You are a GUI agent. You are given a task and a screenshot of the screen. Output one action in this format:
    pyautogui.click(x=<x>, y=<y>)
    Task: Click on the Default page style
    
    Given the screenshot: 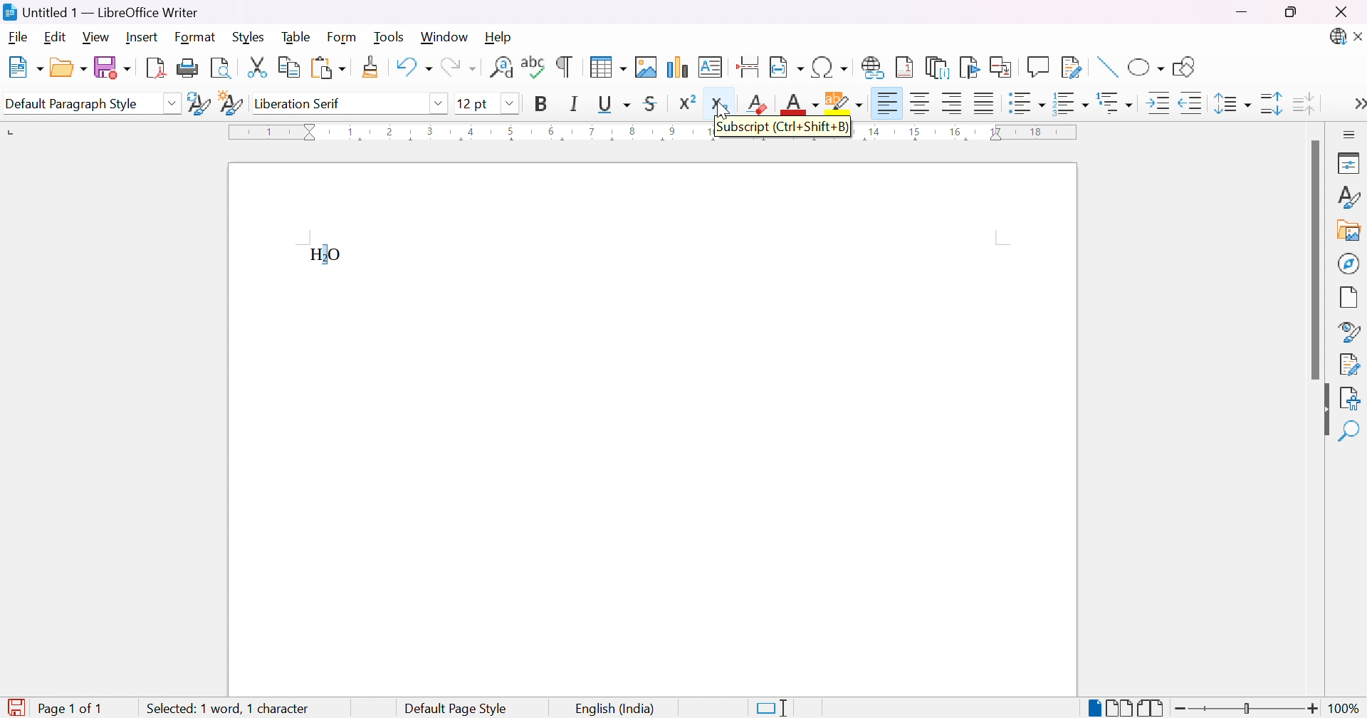 What is the action you would take?
    pyautogui.click(x=456, y=709)
    